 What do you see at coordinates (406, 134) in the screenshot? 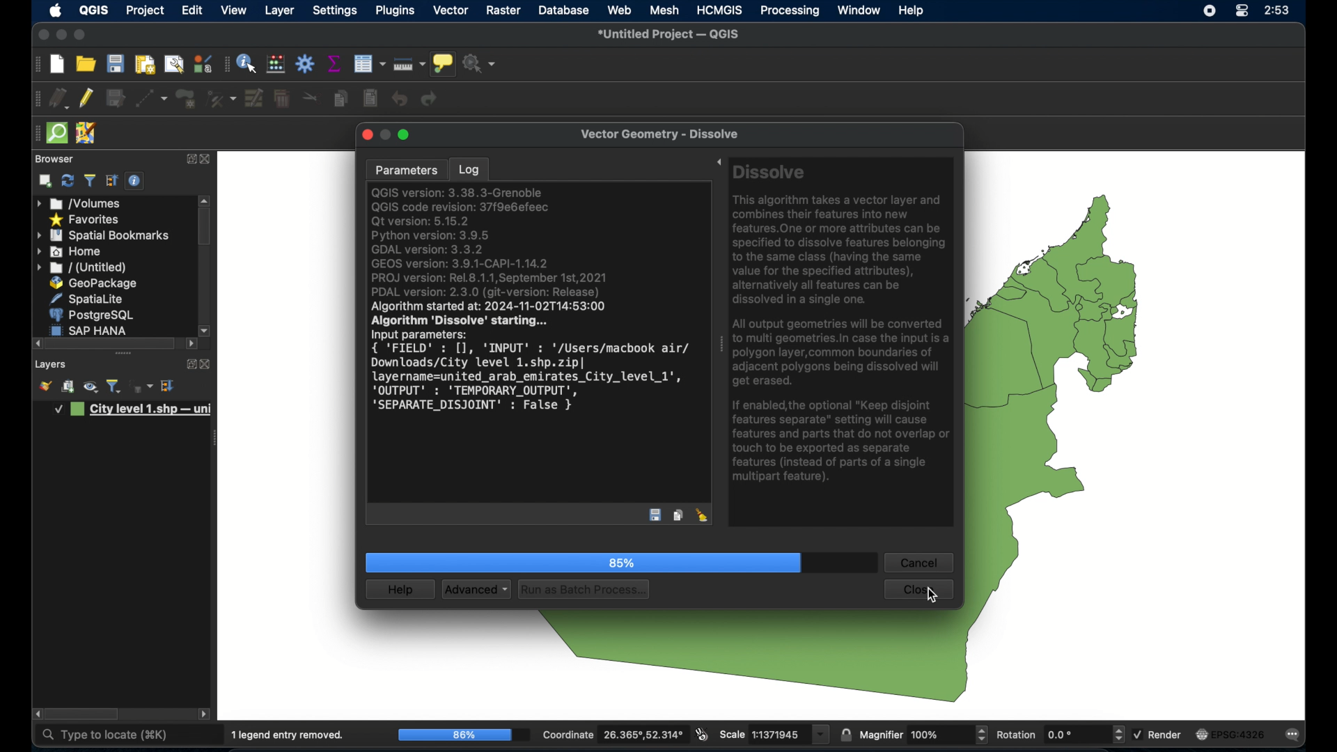
I see `maximize` at bounding box center [406, 134].